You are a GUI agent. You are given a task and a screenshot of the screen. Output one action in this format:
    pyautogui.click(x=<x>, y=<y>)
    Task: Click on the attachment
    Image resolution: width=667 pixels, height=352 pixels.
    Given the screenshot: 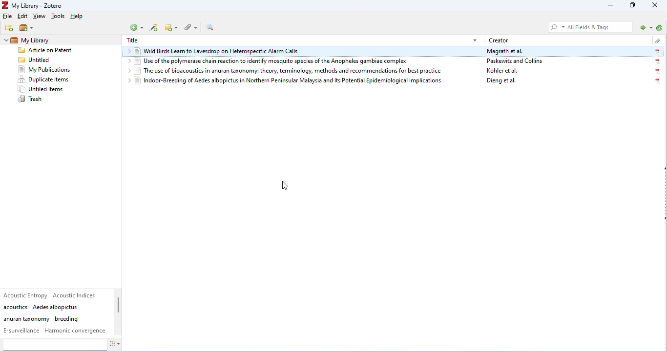 What is the action you would take?
    pyautogui.click(x=656, y=39)
    